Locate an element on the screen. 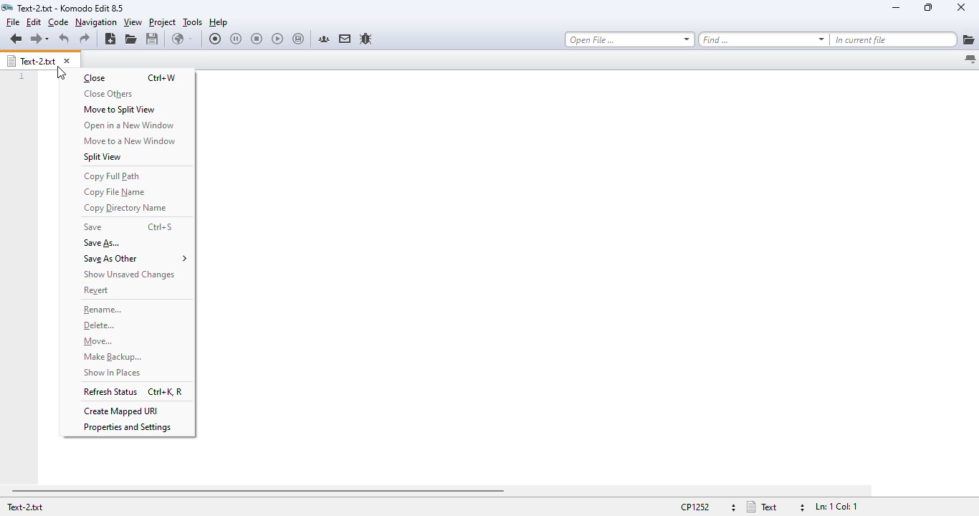 This screenshot has width=979, height=516. revert is located at coordinates (98, 291).